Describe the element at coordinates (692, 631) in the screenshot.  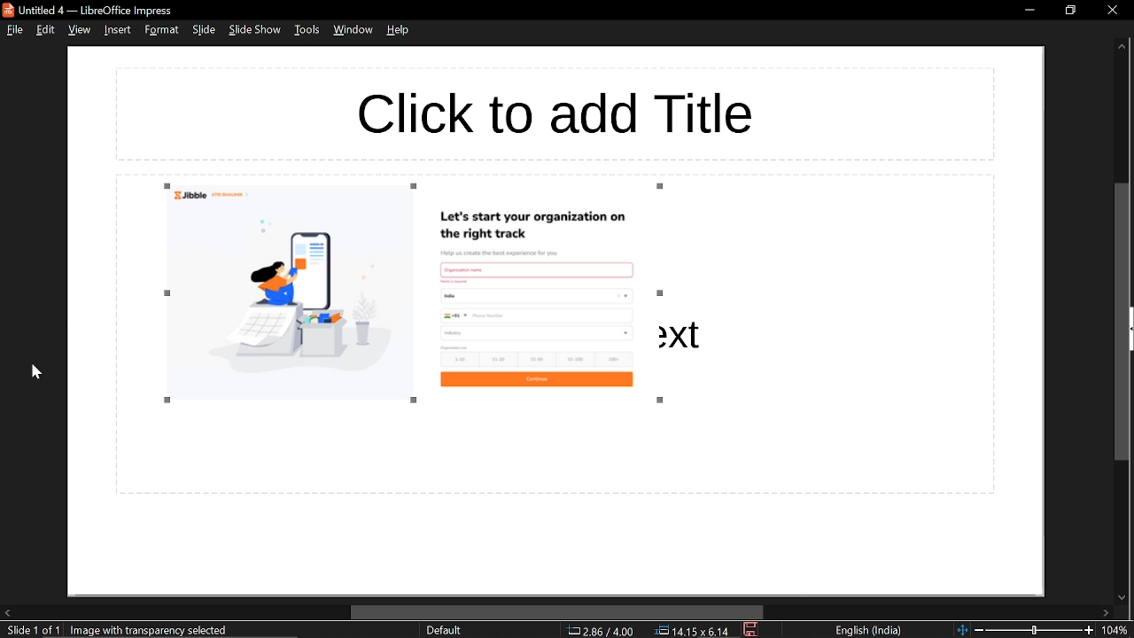
I see `position` at that location.